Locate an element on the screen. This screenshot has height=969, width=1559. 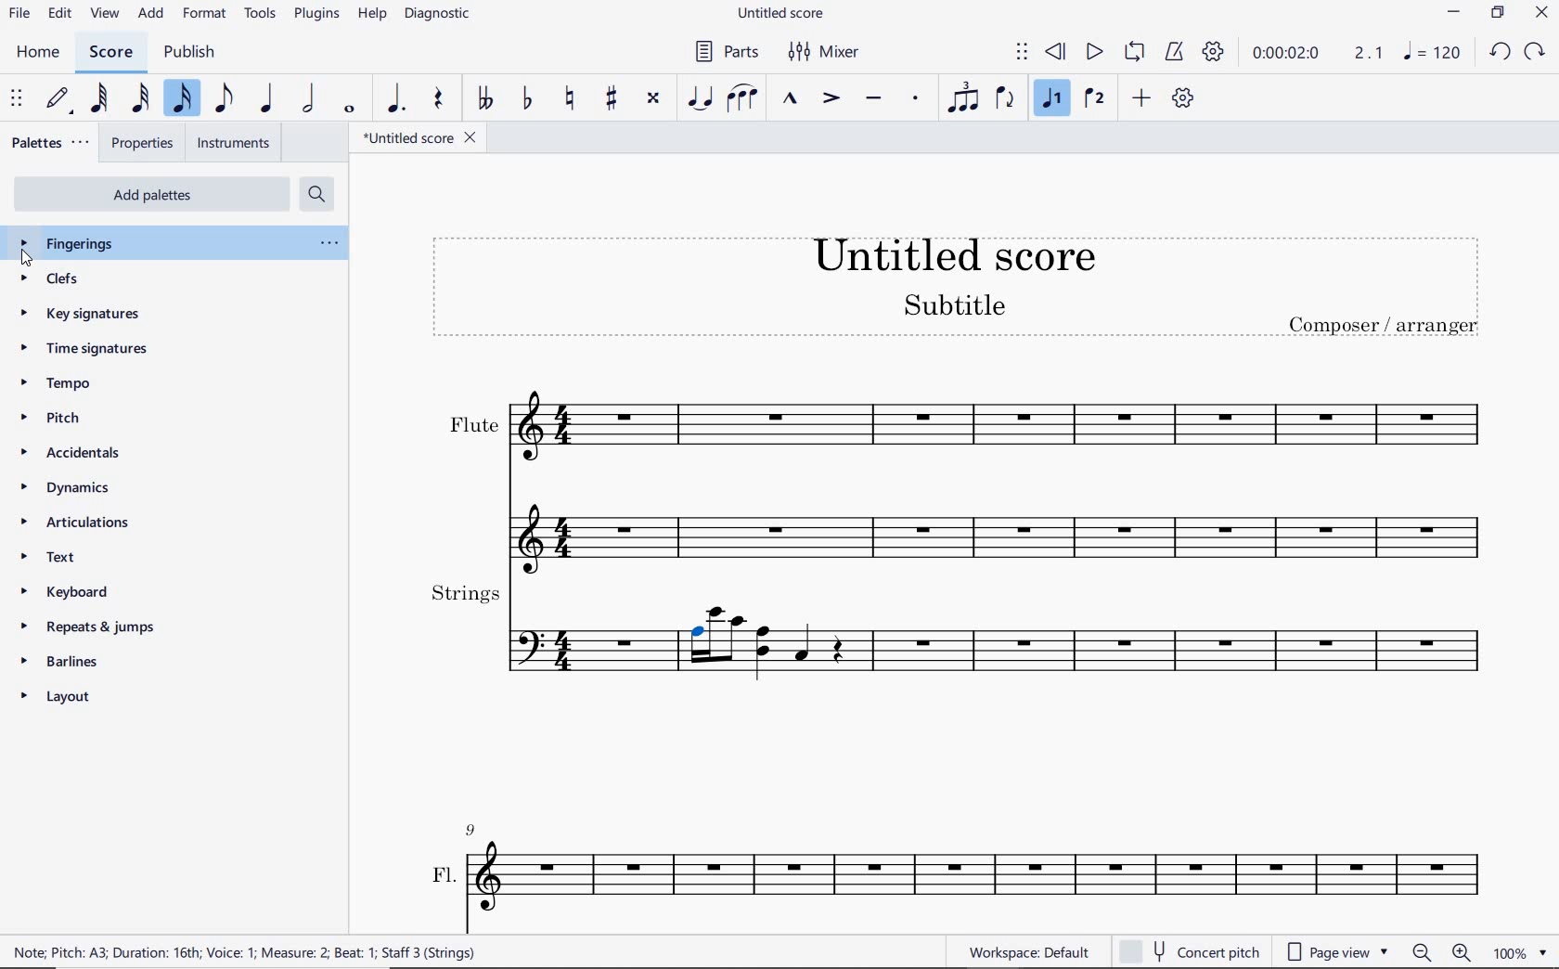
toggle double-sharp is located at coordinates (654, 98).